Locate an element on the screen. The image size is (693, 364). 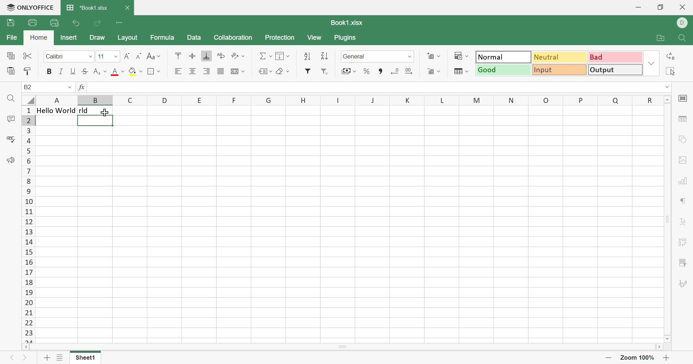
Borders is located at coordinates (154, 71).